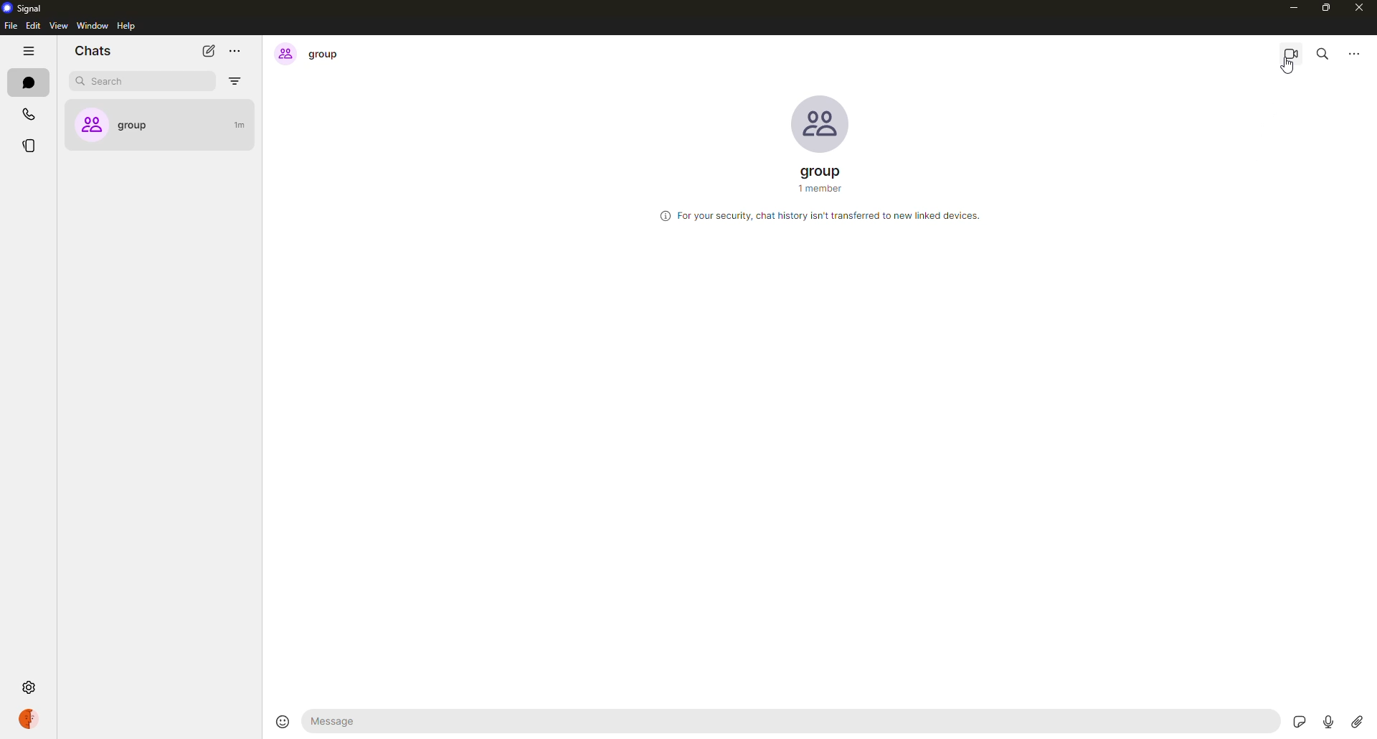  What do you see at coordinates (277, 720) in the screenshot?
I see `emoji` at bounding box center [277, 720].